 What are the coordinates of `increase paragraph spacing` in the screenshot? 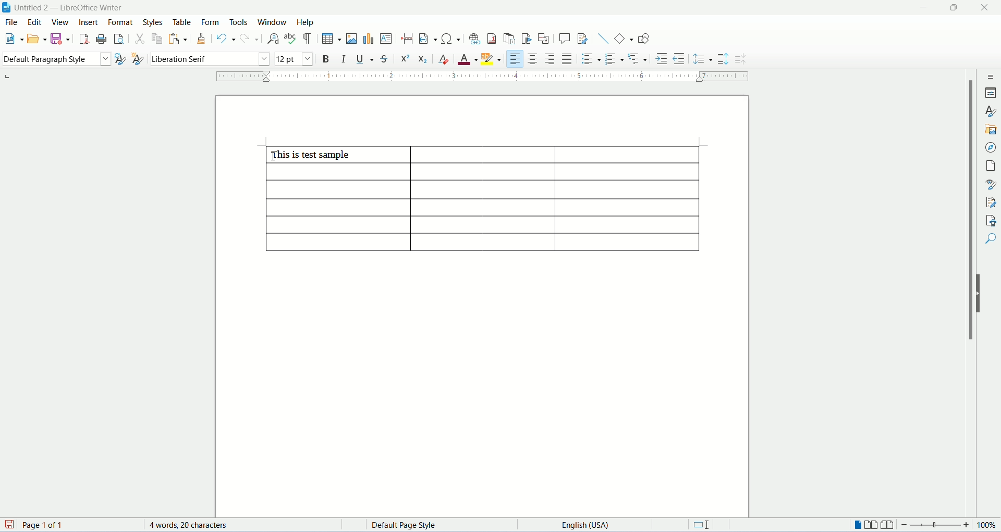 It's located at (724, 59).